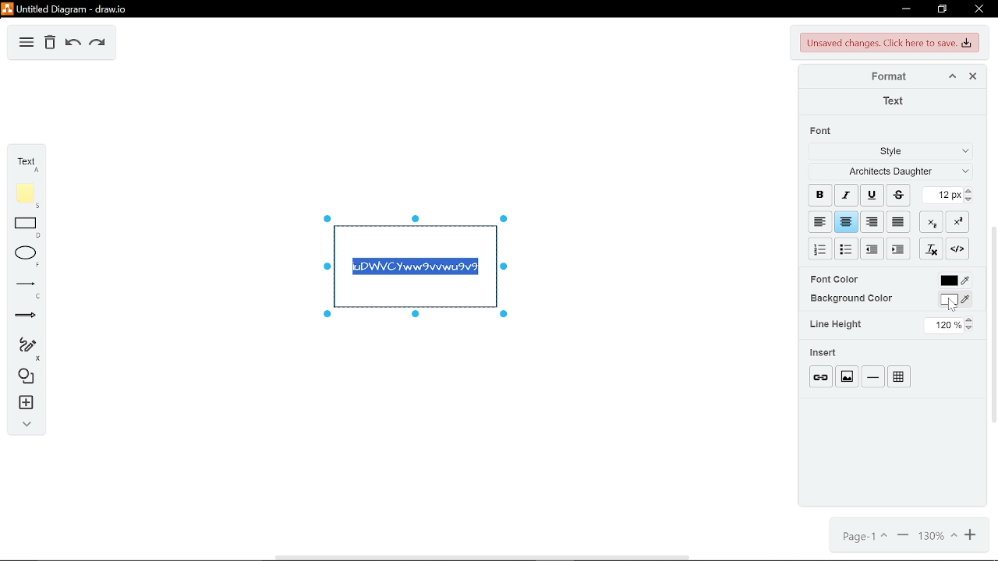  Describe the element at coordinates (872, 376) in the screenshot. I see `insert horizontal rule` at that location.